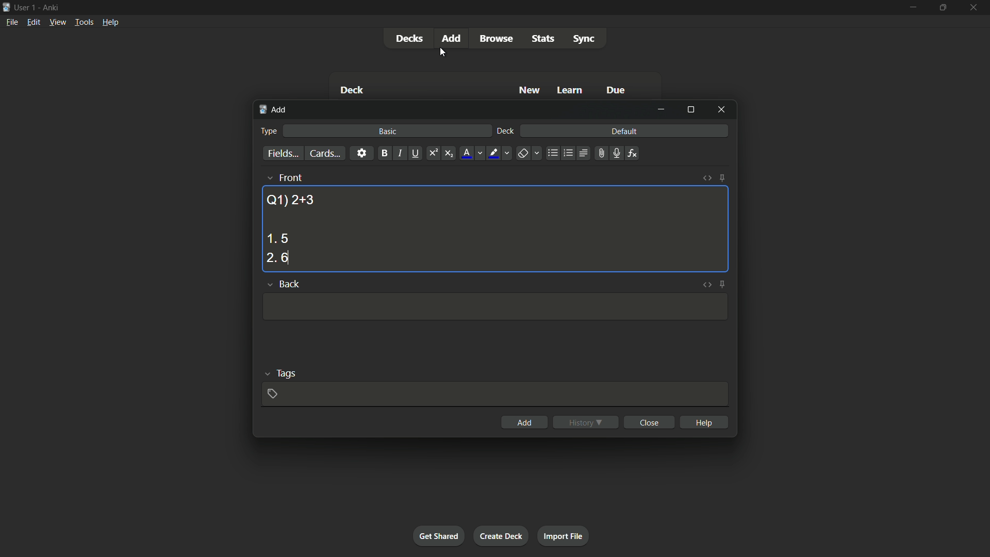 The image size is (990, 557). I want to click on deck, so click(352, 91).